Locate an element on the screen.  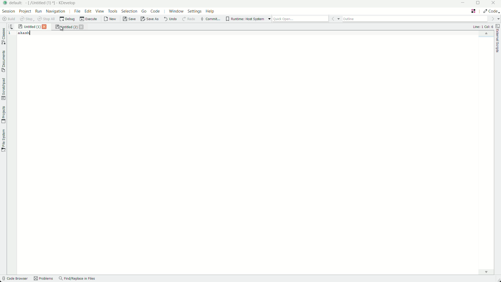
file menu is located at coordinates (77, 11).